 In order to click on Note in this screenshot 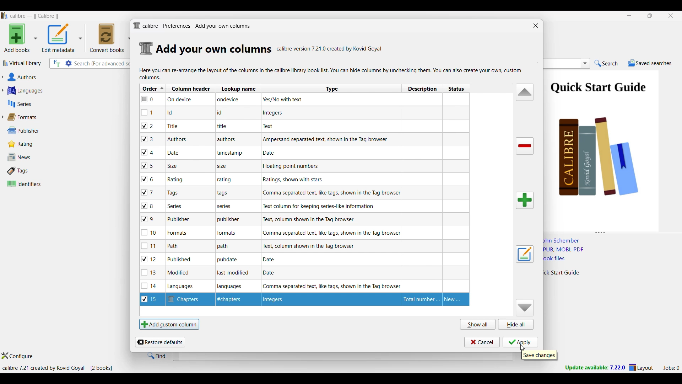, I will do `click(176, 180)`.